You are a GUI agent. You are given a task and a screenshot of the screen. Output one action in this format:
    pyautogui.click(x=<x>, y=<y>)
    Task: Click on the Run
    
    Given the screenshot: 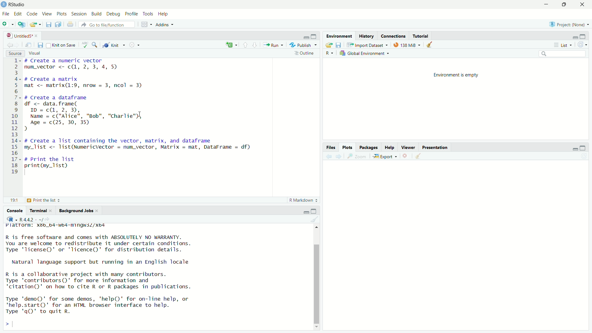 What is the action you would take?
    pyautogui.click(x=273, y=45)
    